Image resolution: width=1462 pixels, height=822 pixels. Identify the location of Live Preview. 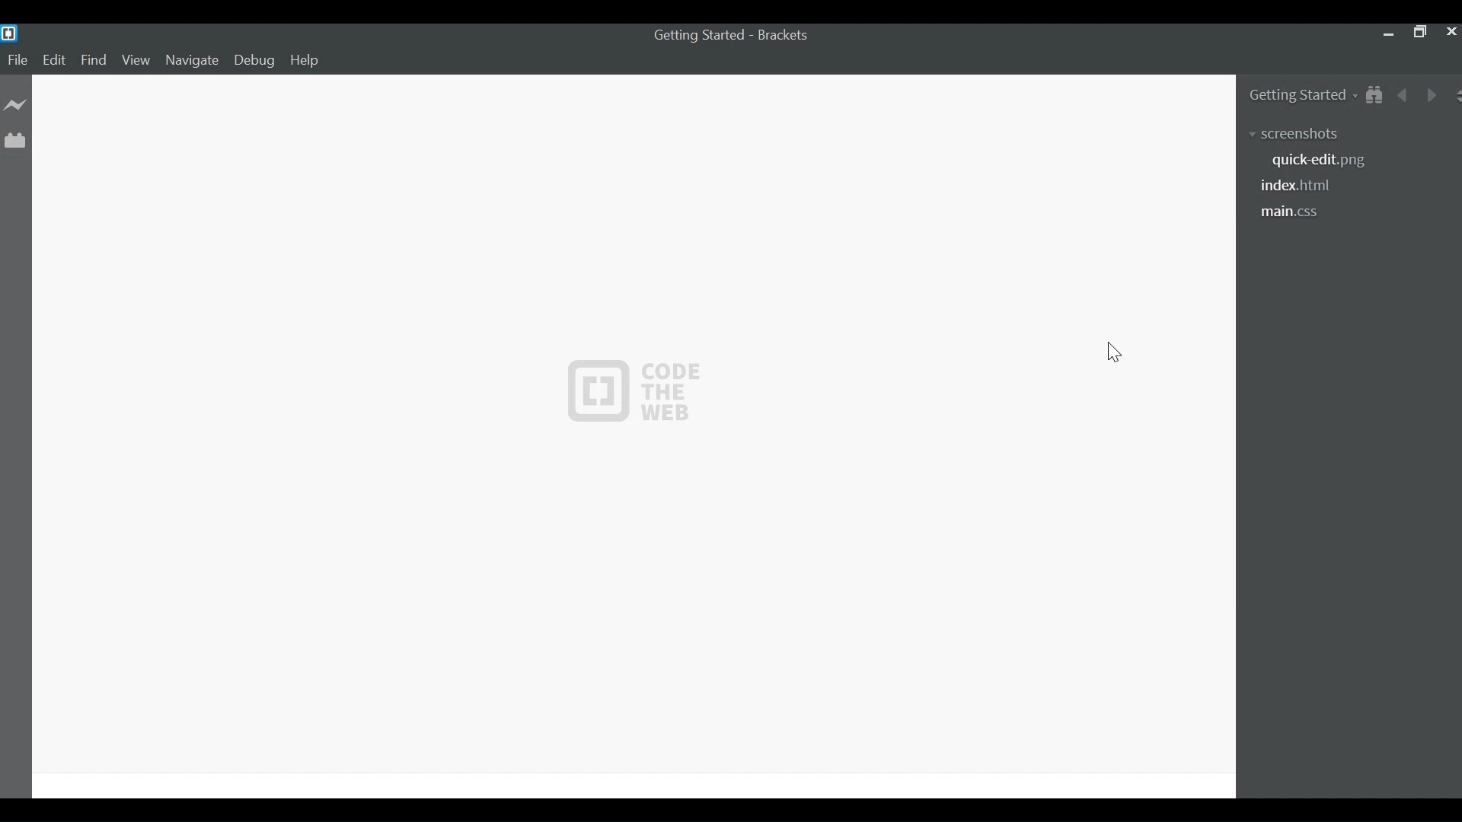
(16, 107).